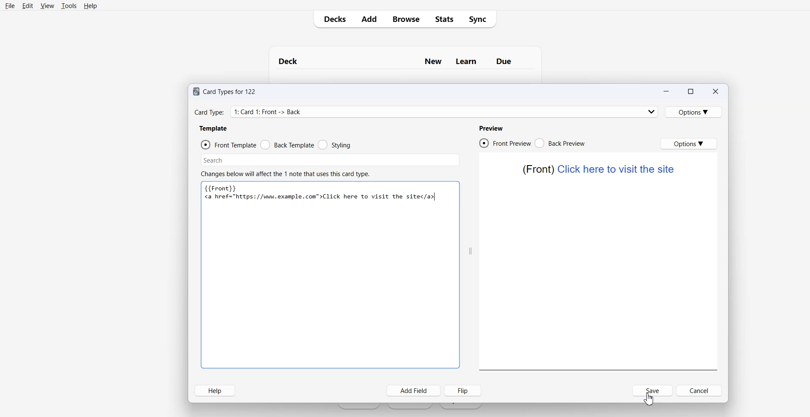 The width and height of the screenshot is (810, 417). Describe the element at coordinates (481, 19) in the screenshot. I see `Sync` at that location.